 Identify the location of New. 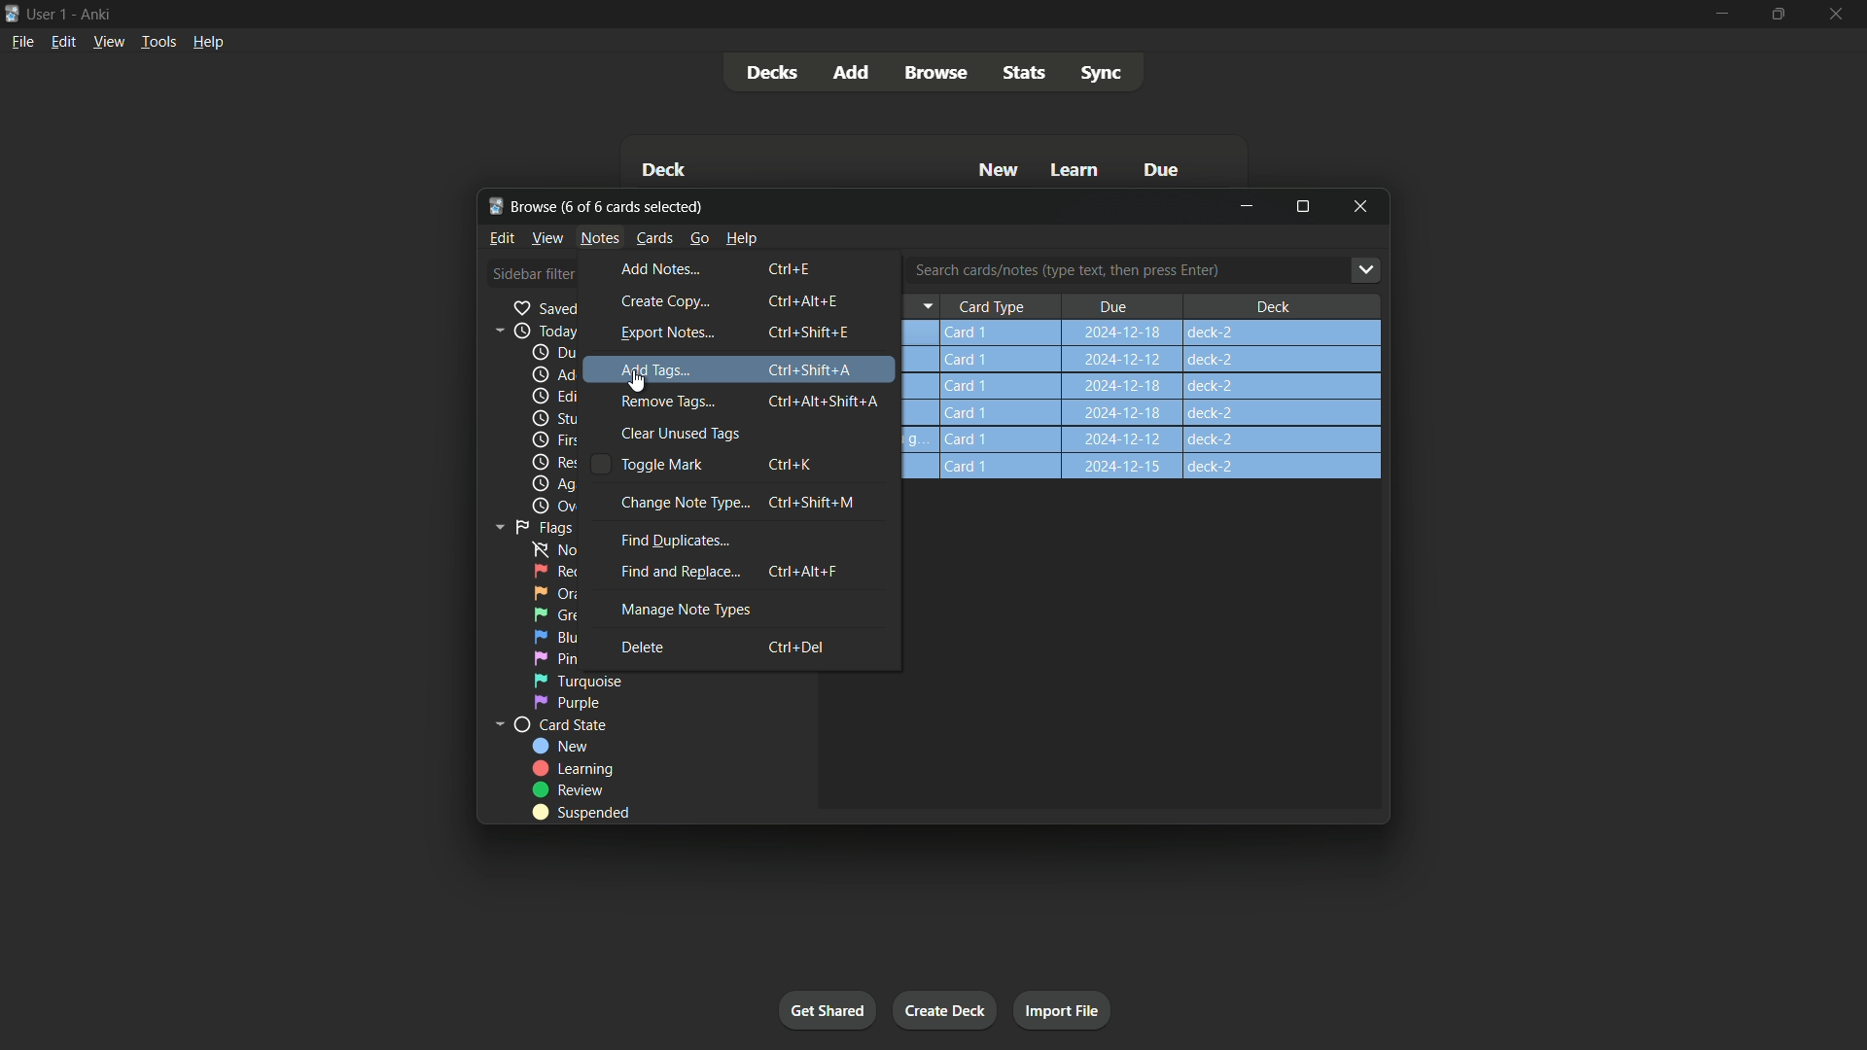
(1000, 171).